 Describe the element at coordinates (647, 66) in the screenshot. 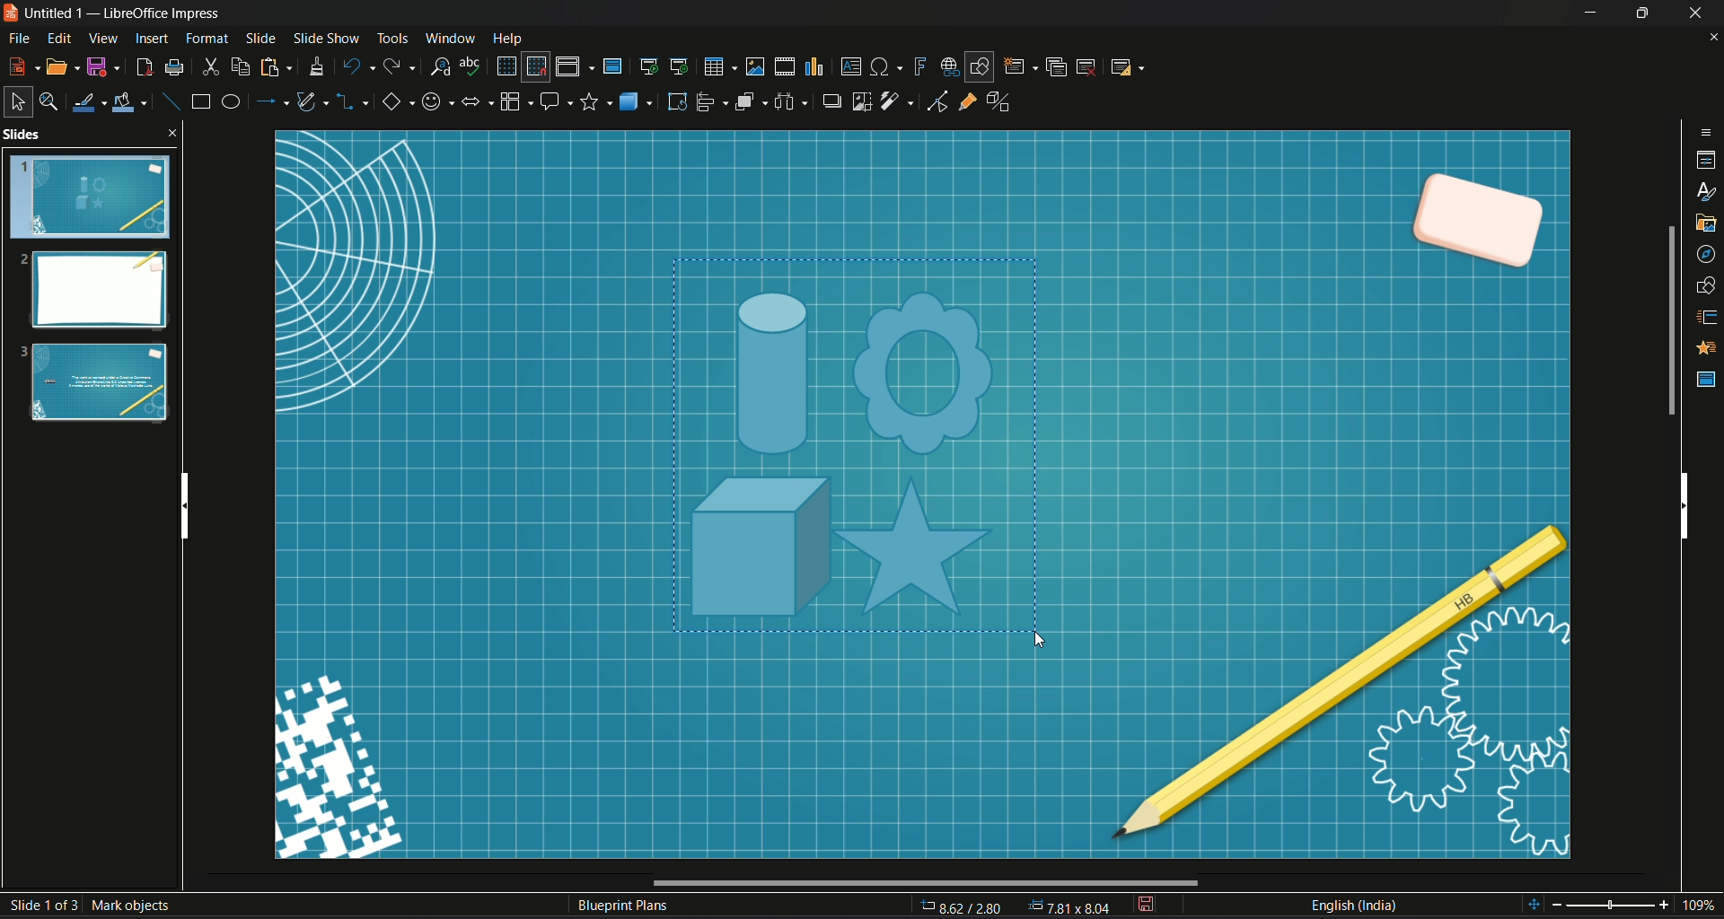

I see `start from first slide` at that location.